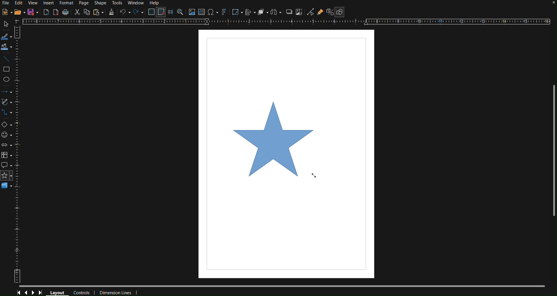  Describe the element at coordinates (275, 13) in the screenshot. I see `Distribute Objects` at that location.